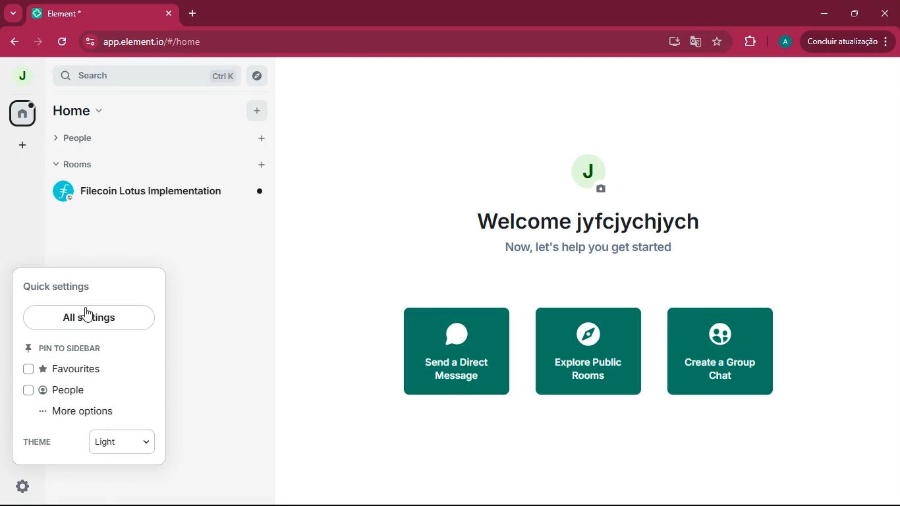  What do you see at coordinates (79, 412) in the screenshot?
I see `more options` at bounding box center [79, 412].